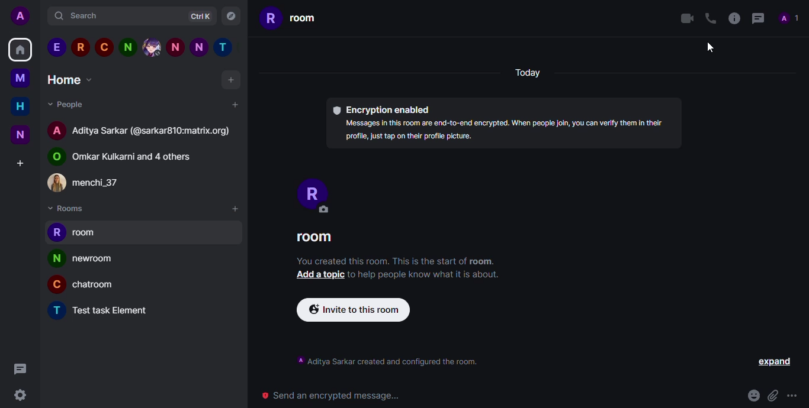 This screenshot has height=408, width=809. What do you see at coordinates (790, 19) in the screenshot?
I see `people` at bounding box center [790, 19].